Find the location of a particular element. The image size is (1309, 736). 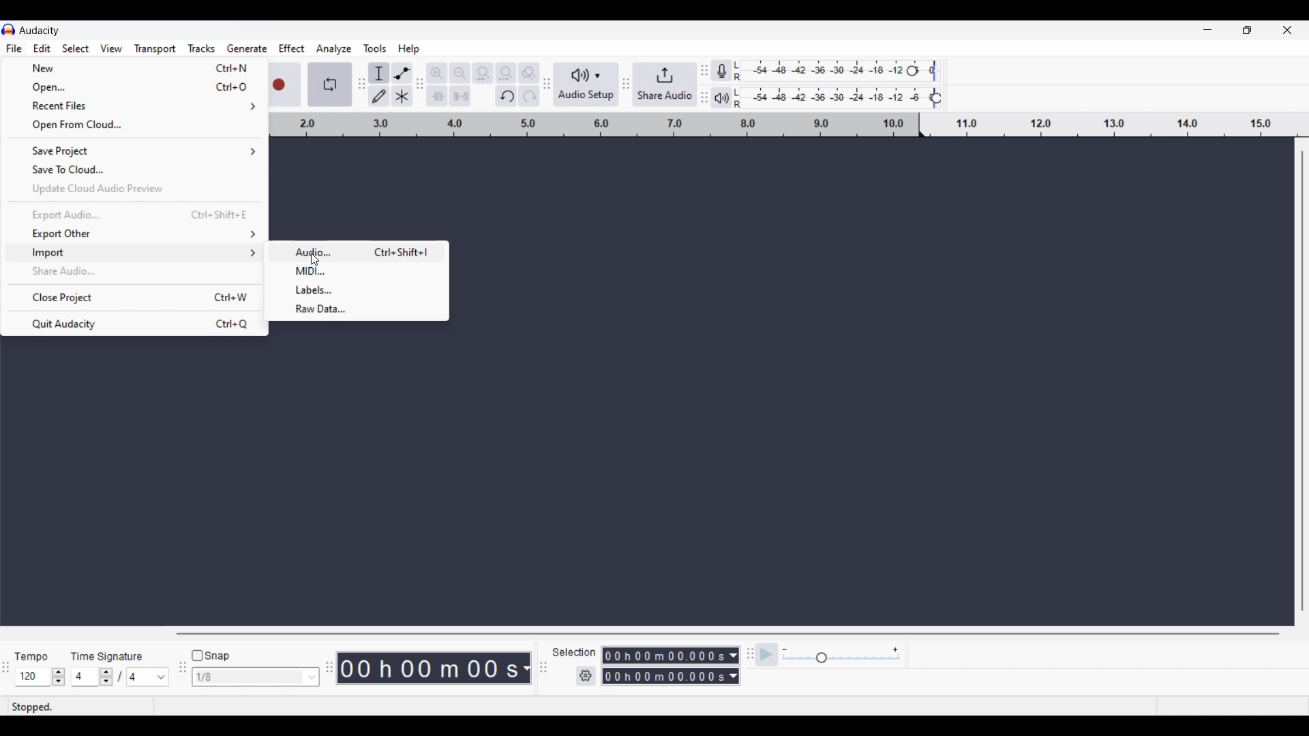

Record/Record new track is located at coordinates (286, 85).